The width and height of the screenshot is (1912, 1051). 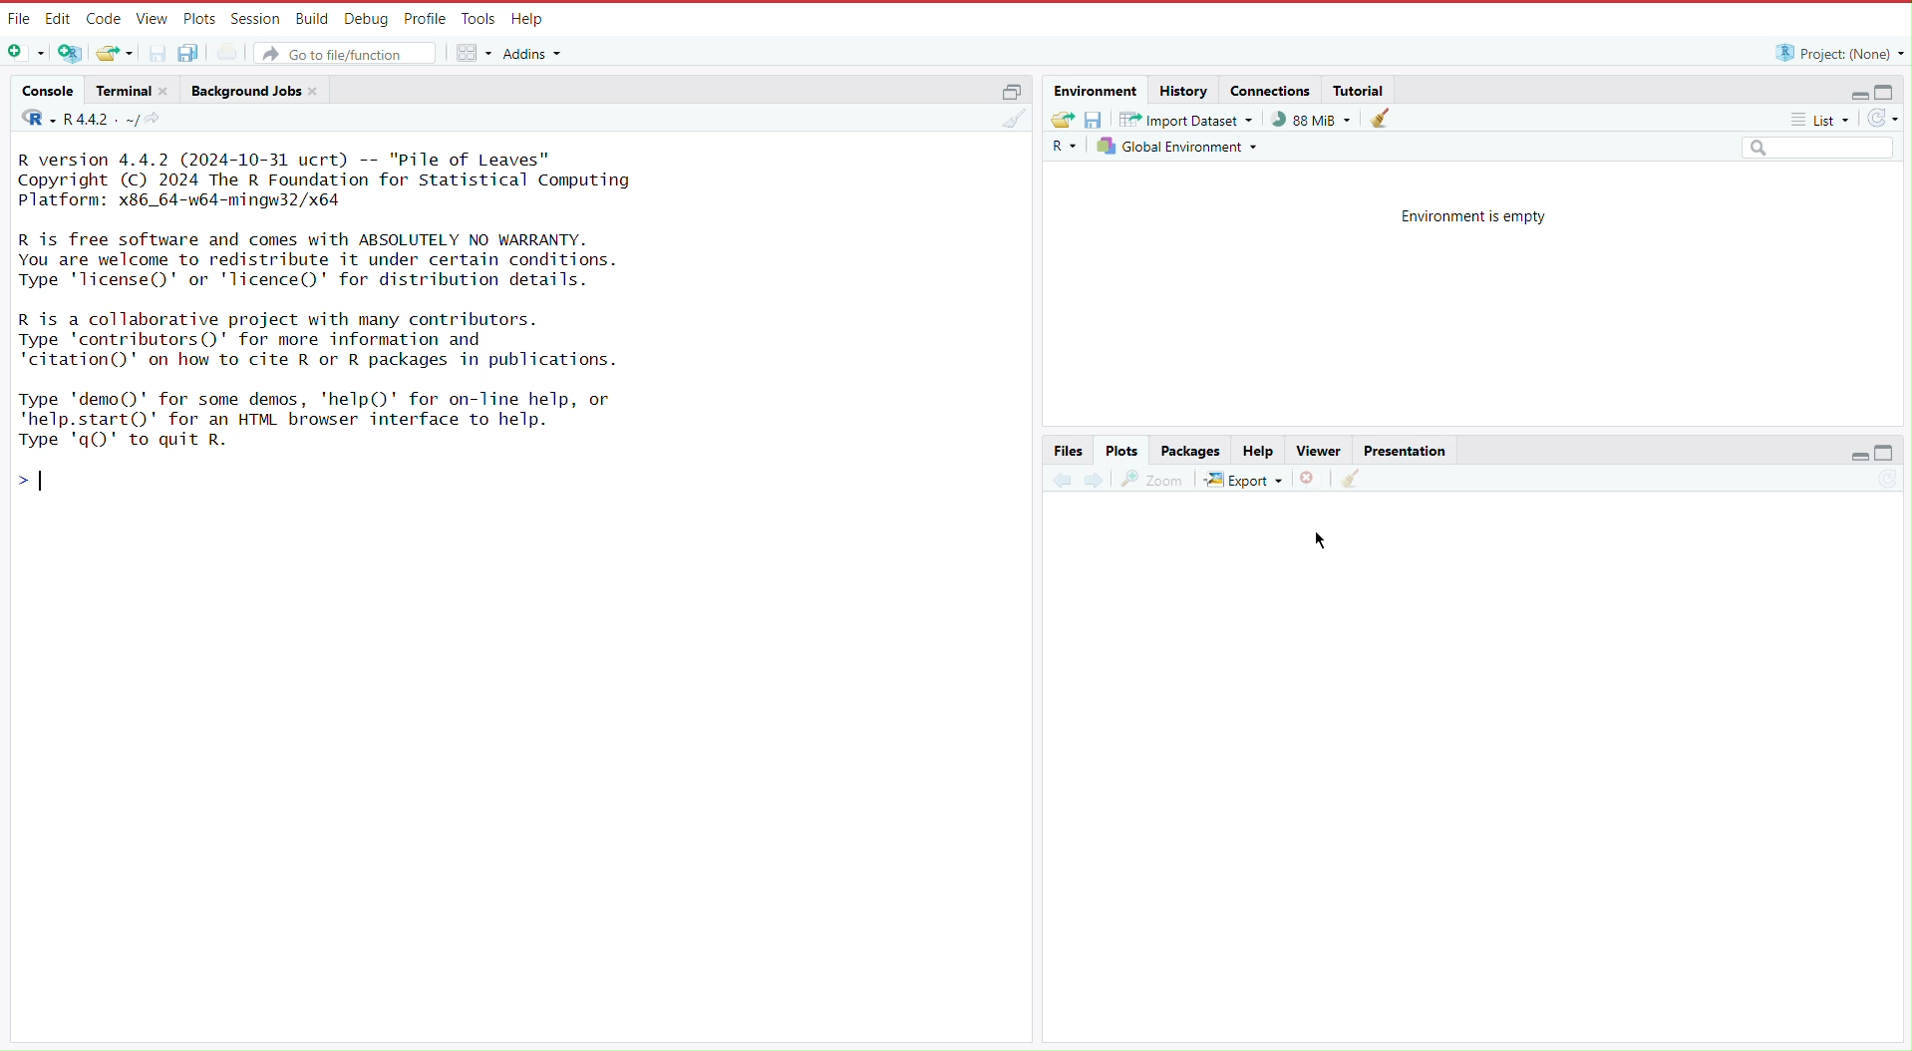 I want to click on Close, so click(x=1311, y=477).